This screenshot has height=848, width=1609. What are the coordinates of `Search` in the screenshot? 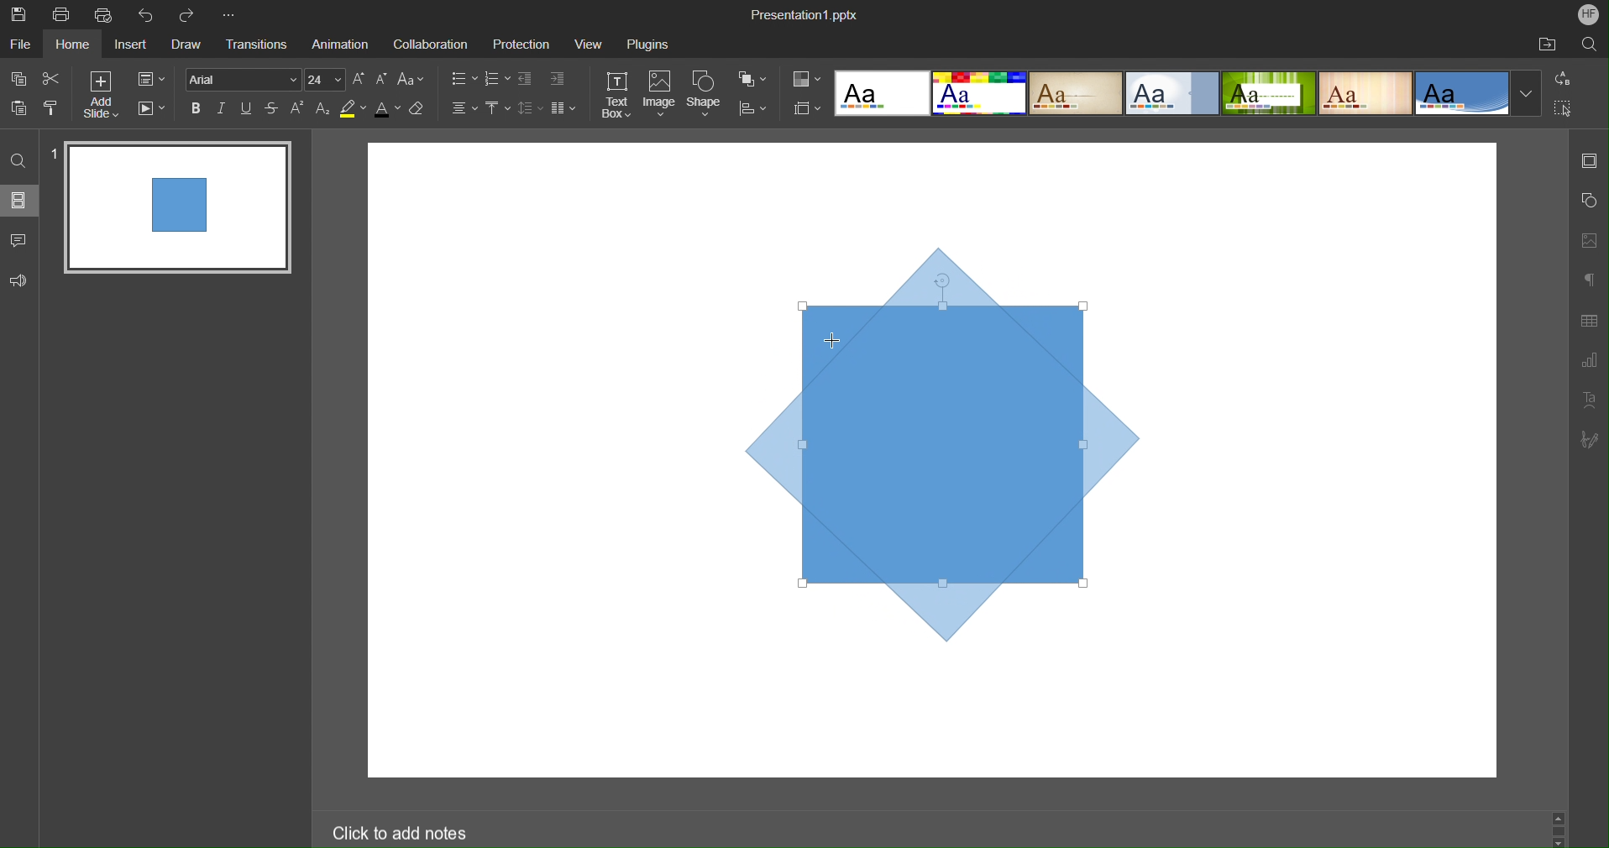 It's located at (1590, 44).